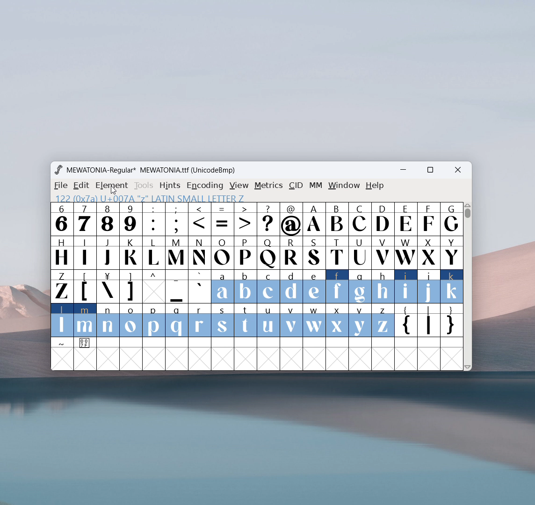  What do you see at coordinates (130, 219) in the screenshot?
I see `9` at bounding box center [130, 219].